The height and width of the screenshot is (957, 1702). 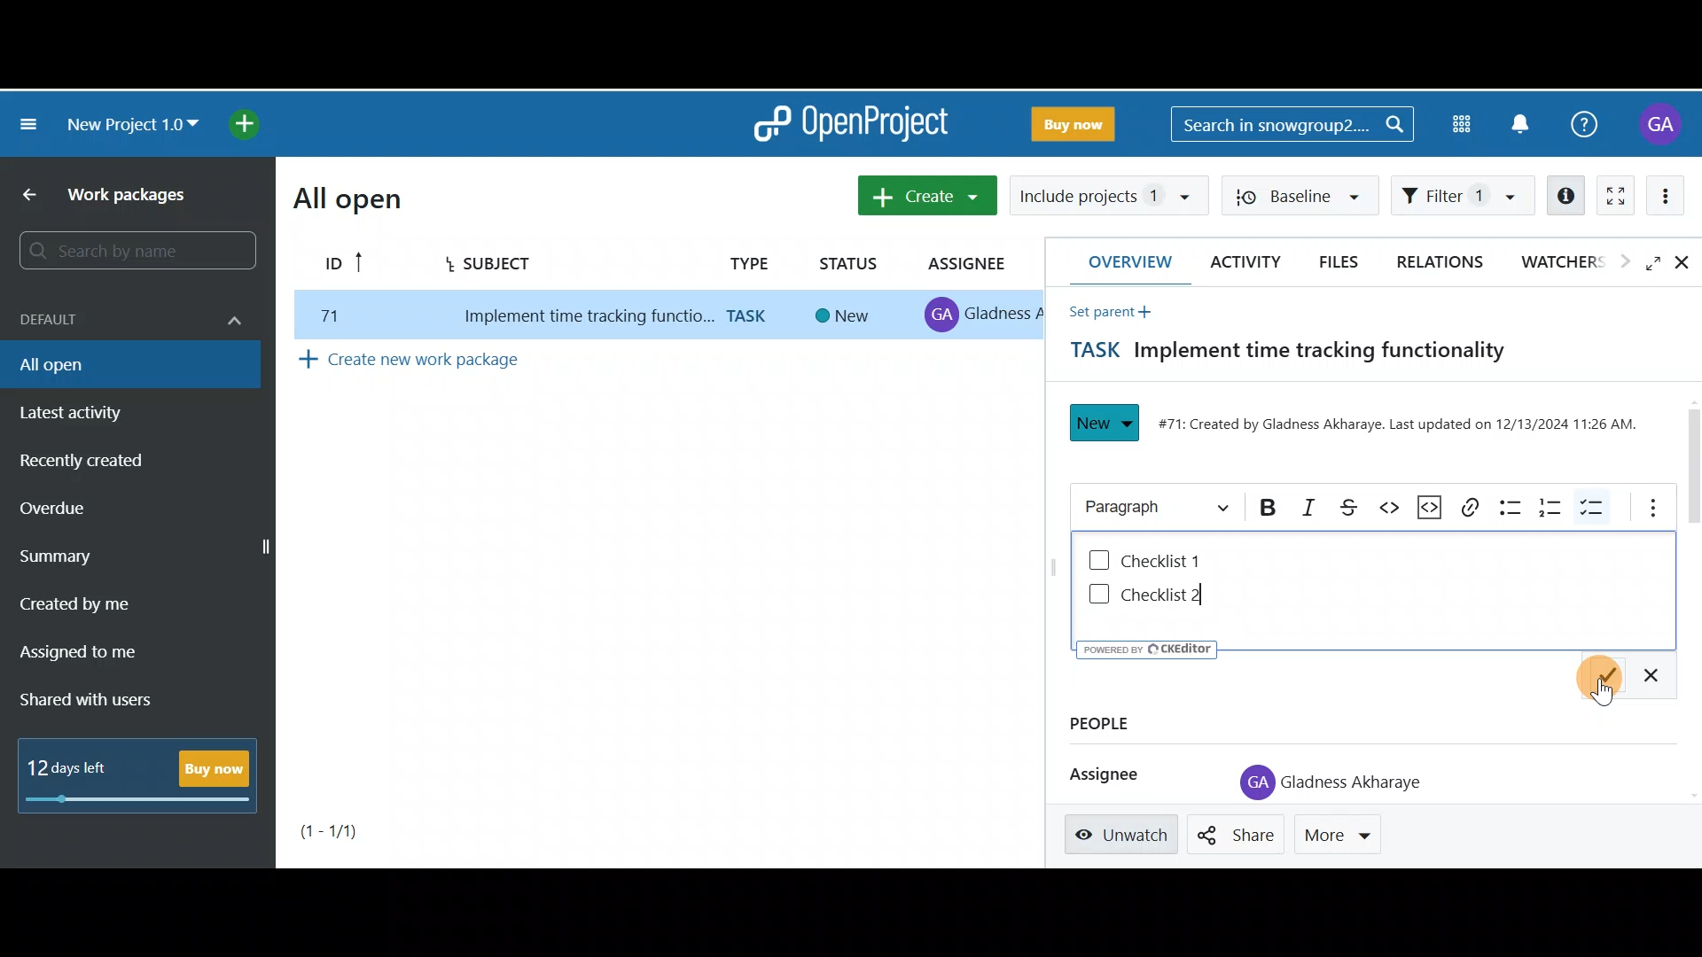 What do you see at coordinates (1645, 505) in the screenshot?
I see `More options` at bounding box center [1645, 505].